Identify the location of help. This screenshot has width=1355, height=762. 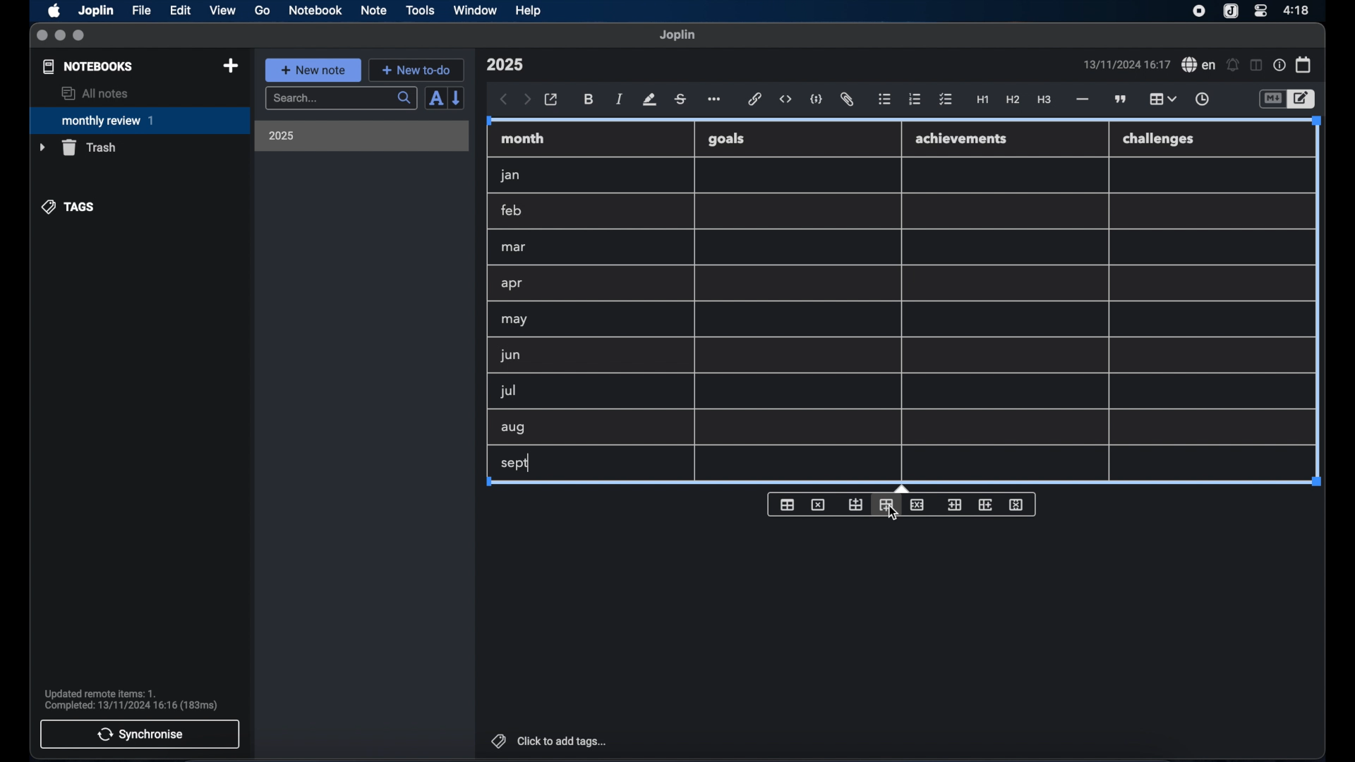
(529, 11).